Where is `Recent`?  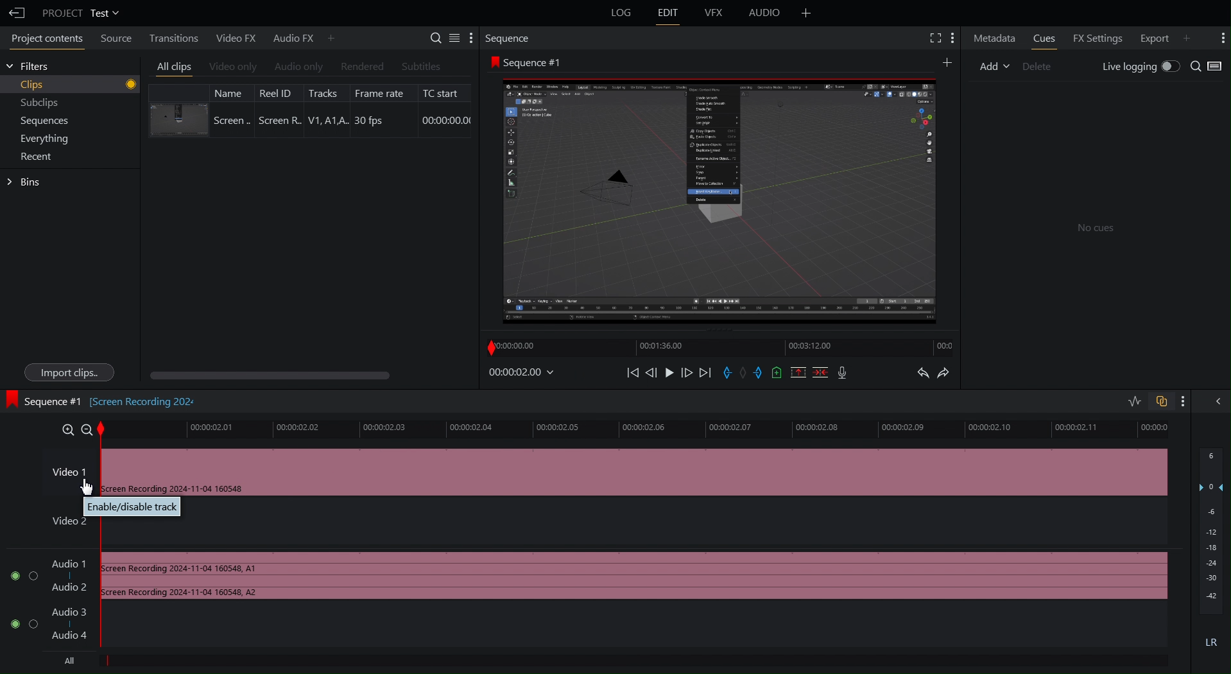 Recent is located at coordinates (33, 156).